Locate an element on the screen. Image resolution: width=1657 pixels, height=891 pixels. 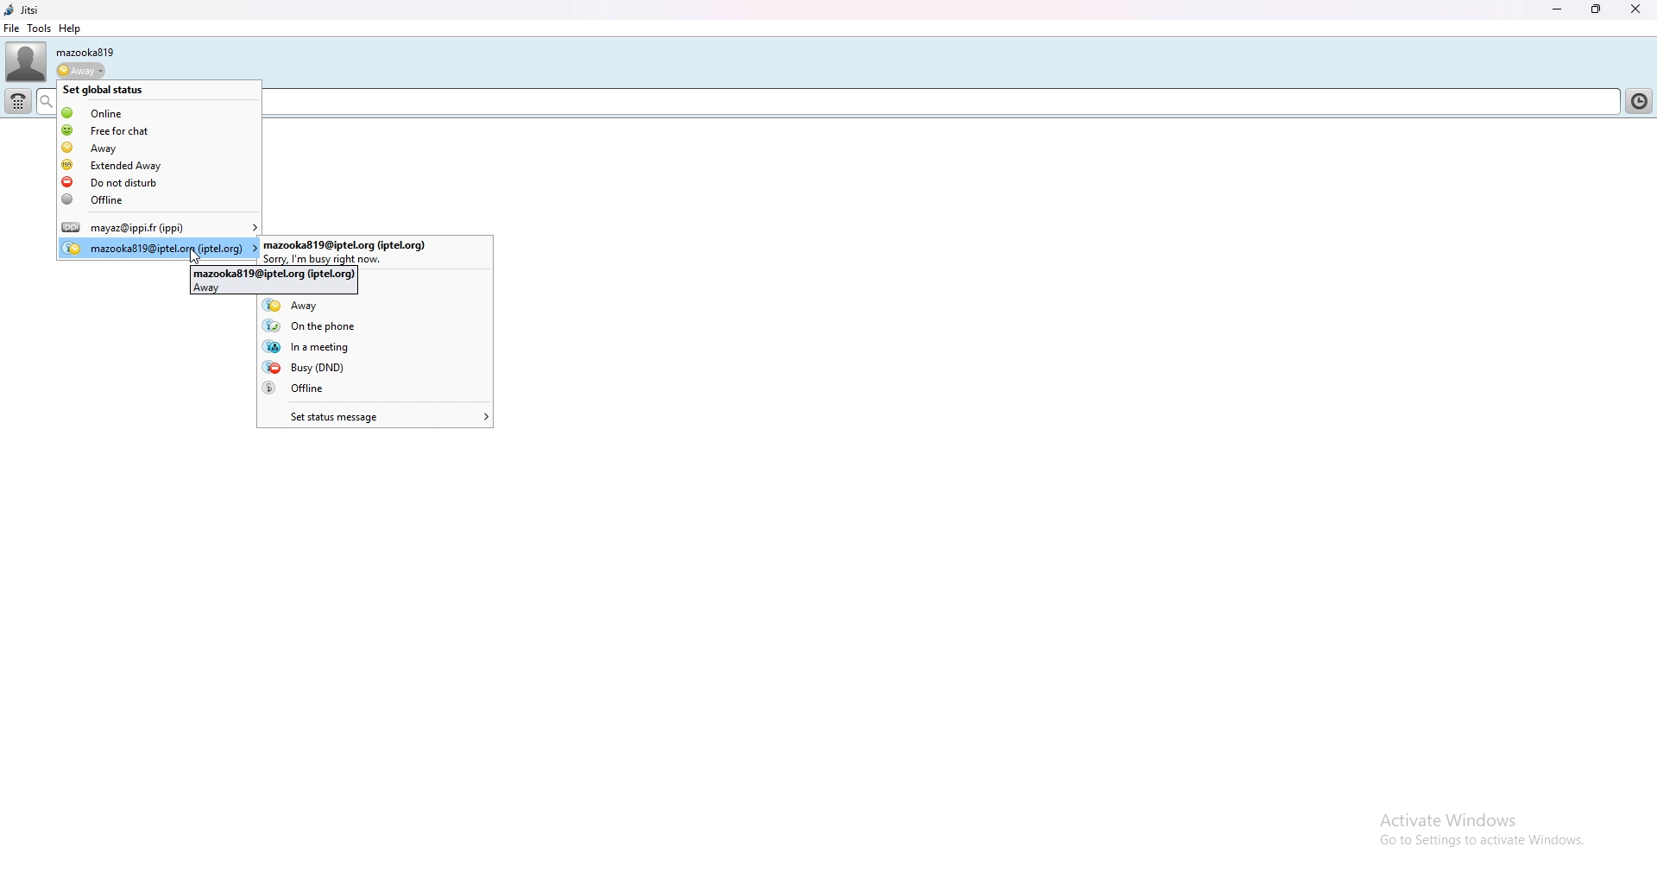
mazooka819@iptel.org(iptel.org)away is located at coordinates (275, 280).